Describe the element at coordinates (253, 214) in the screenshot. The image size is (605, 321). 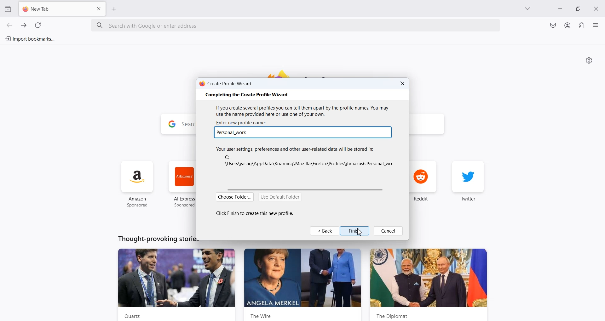
I see `Click Finish to create this new profile.` at that location.